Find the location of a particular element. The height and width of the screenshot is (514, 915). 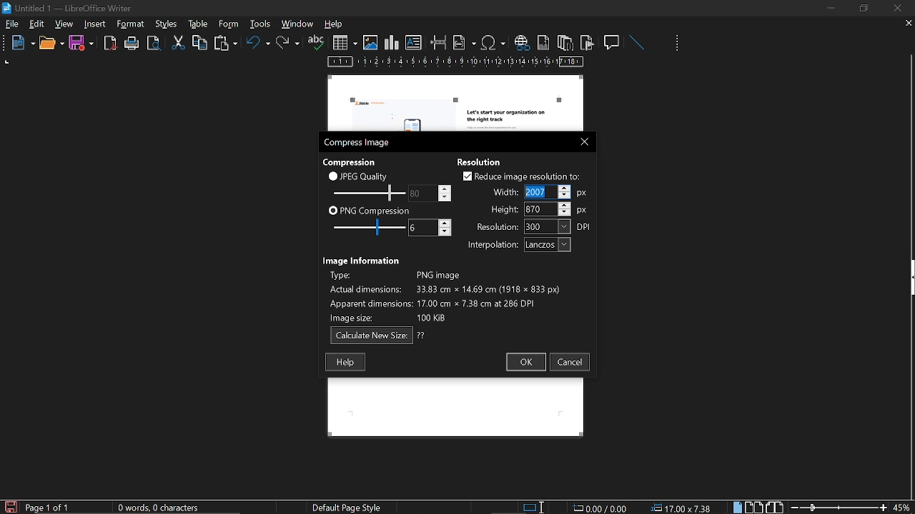

form is located at coordinates (262, 24).